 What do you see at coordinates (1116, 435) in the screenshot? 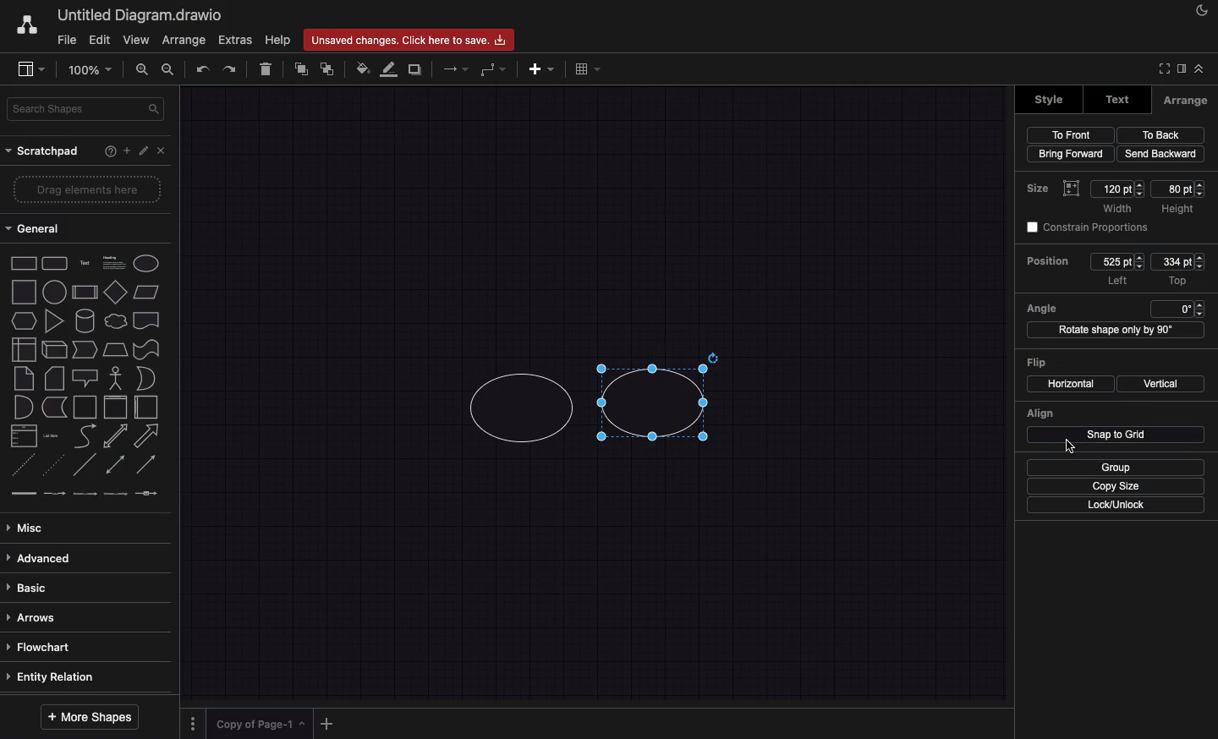
I see `snap to grid` at bounding box center [1116, 435].